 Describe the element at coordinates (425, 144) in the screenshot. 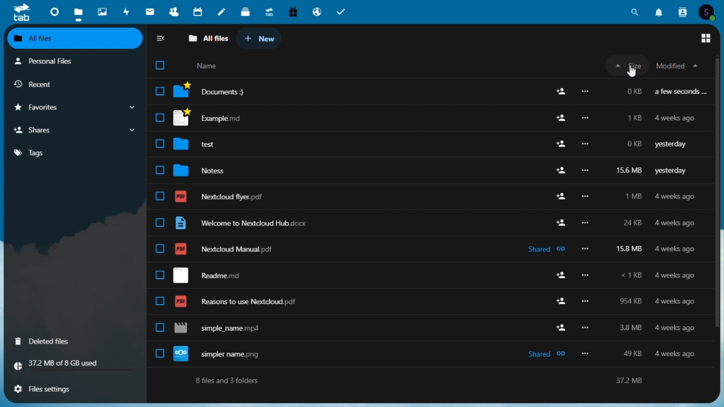

I see `test` at that location.